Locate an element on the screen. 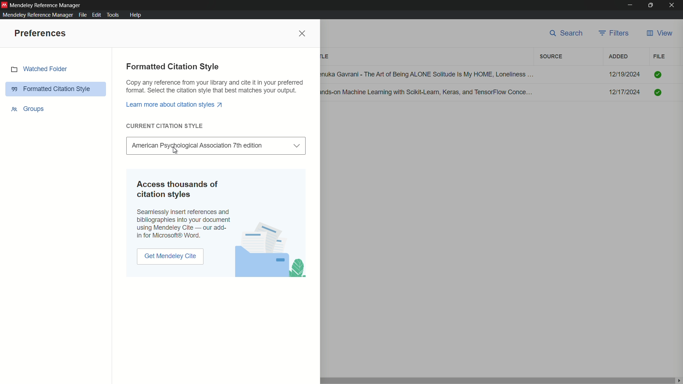  groups is located at coordinates (28, 108).